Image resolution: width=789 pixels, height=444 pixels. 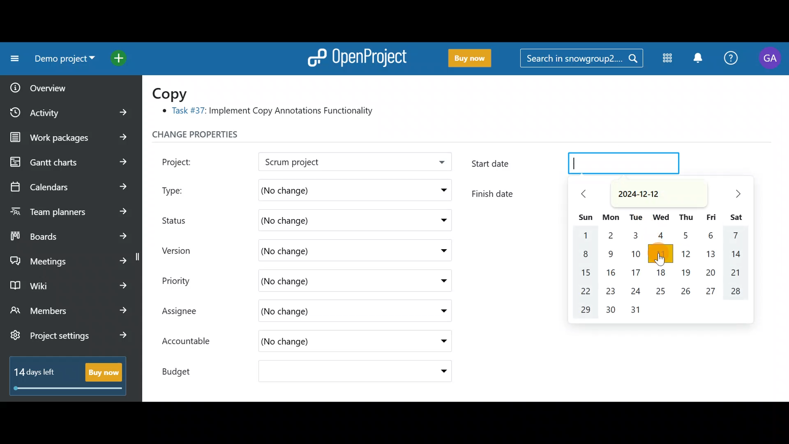 I want to click on Work packages, so click(x=71, y=137).